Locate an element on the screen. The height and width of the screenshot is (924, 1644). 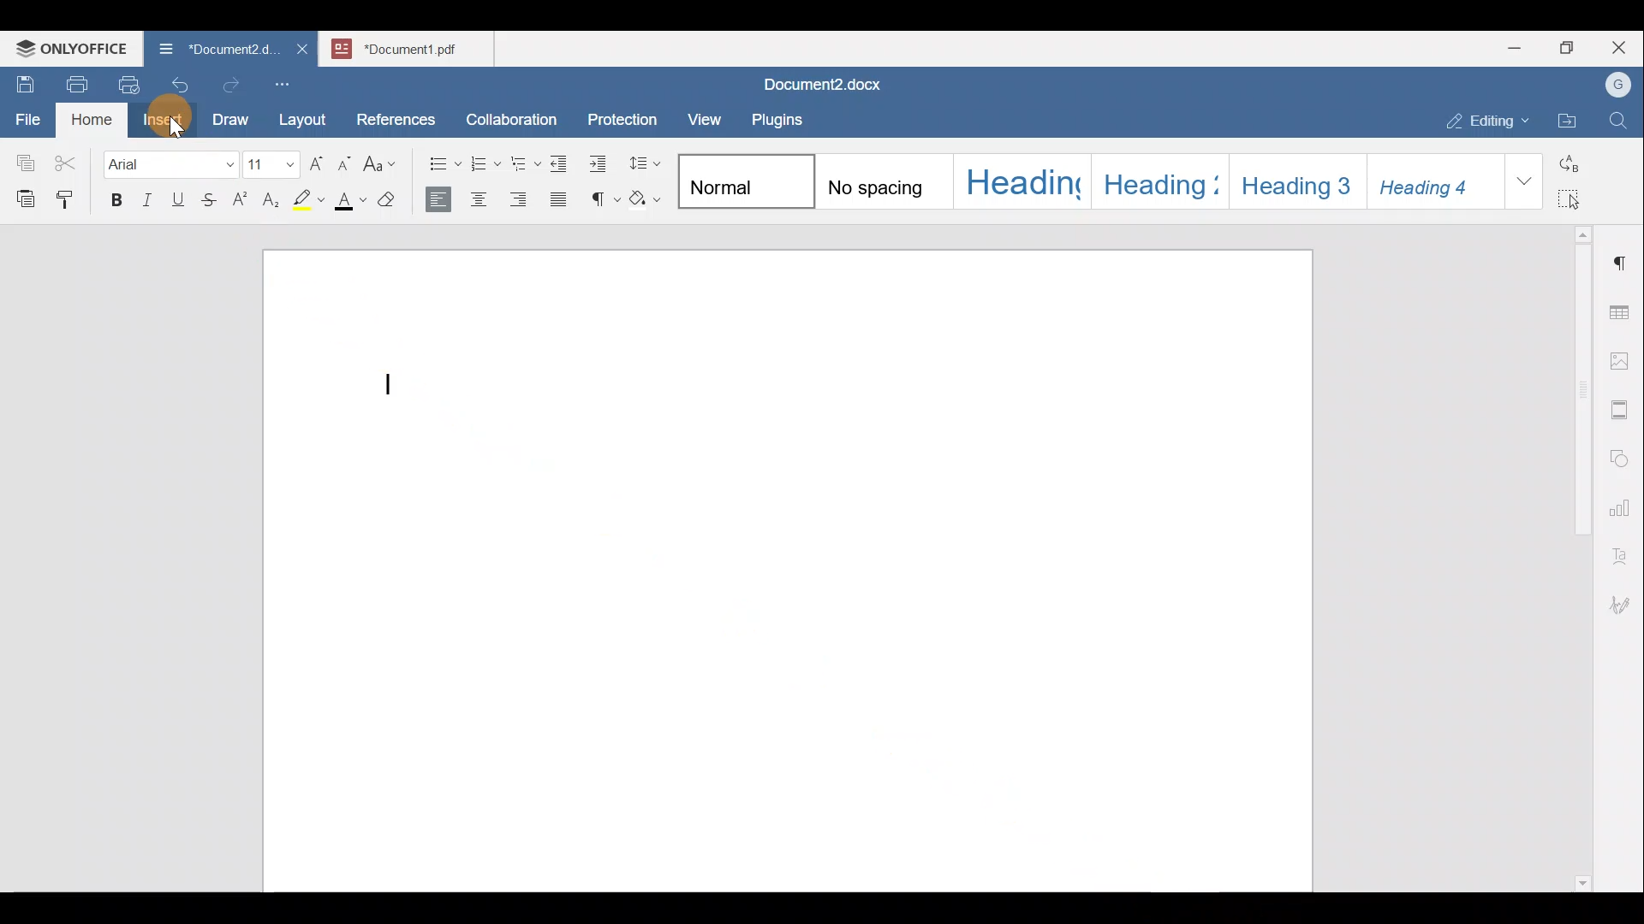
Editing mode is located at coordinates (1488, 117).